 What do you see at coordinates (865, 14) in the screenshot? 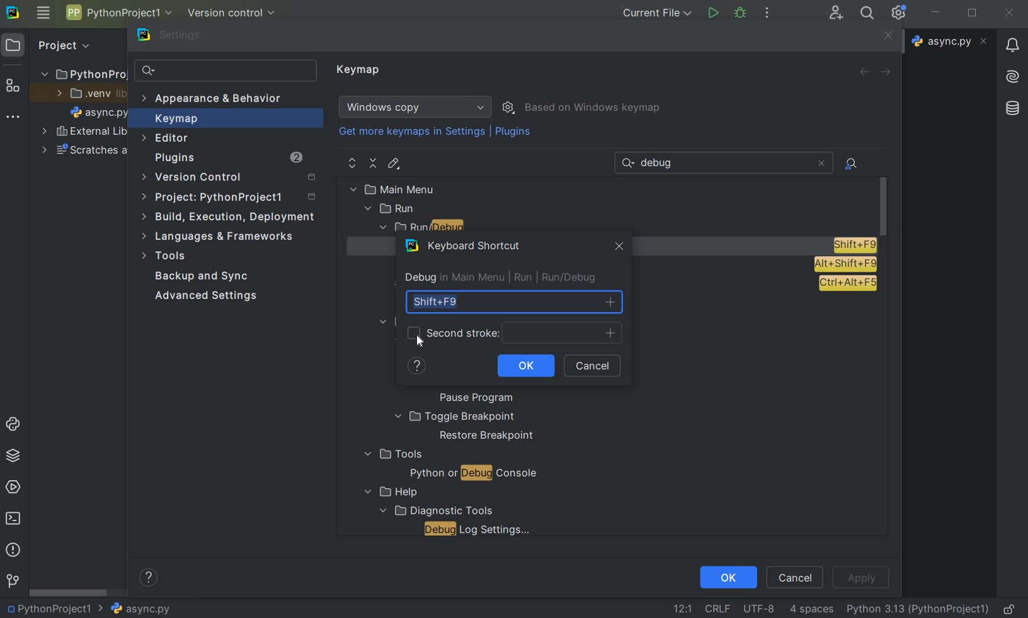
I see `search everywhere` at bounding box center [865, 14].